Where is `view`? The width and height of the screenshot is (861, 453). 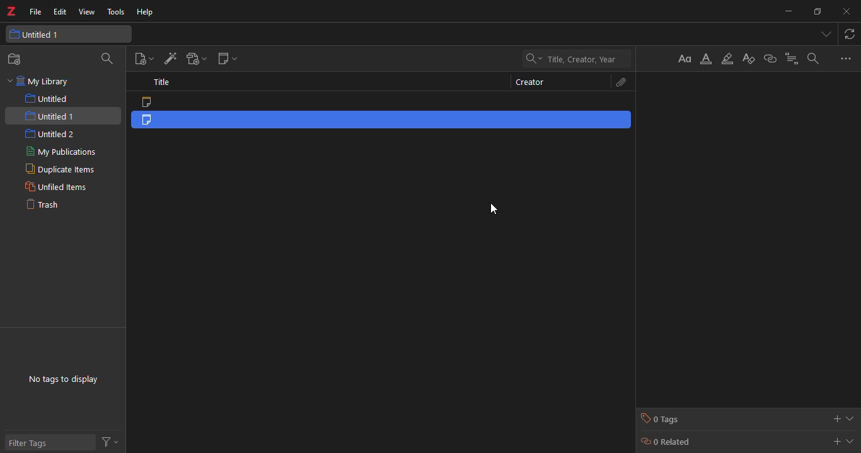 view is located at coordinates (85, 13).